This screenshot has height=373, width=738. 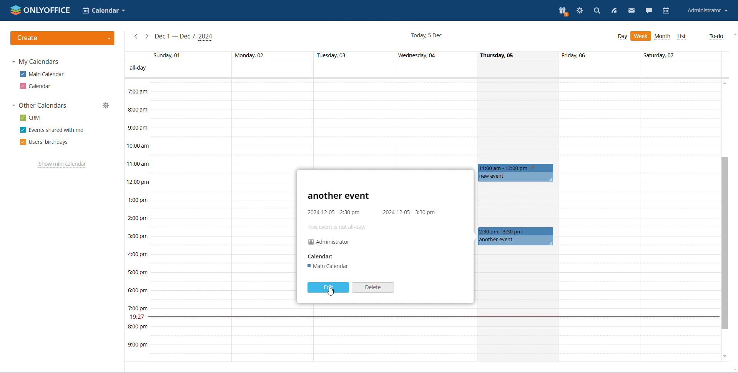 I want to click on Monday, 02, so click(x=258, y=55).